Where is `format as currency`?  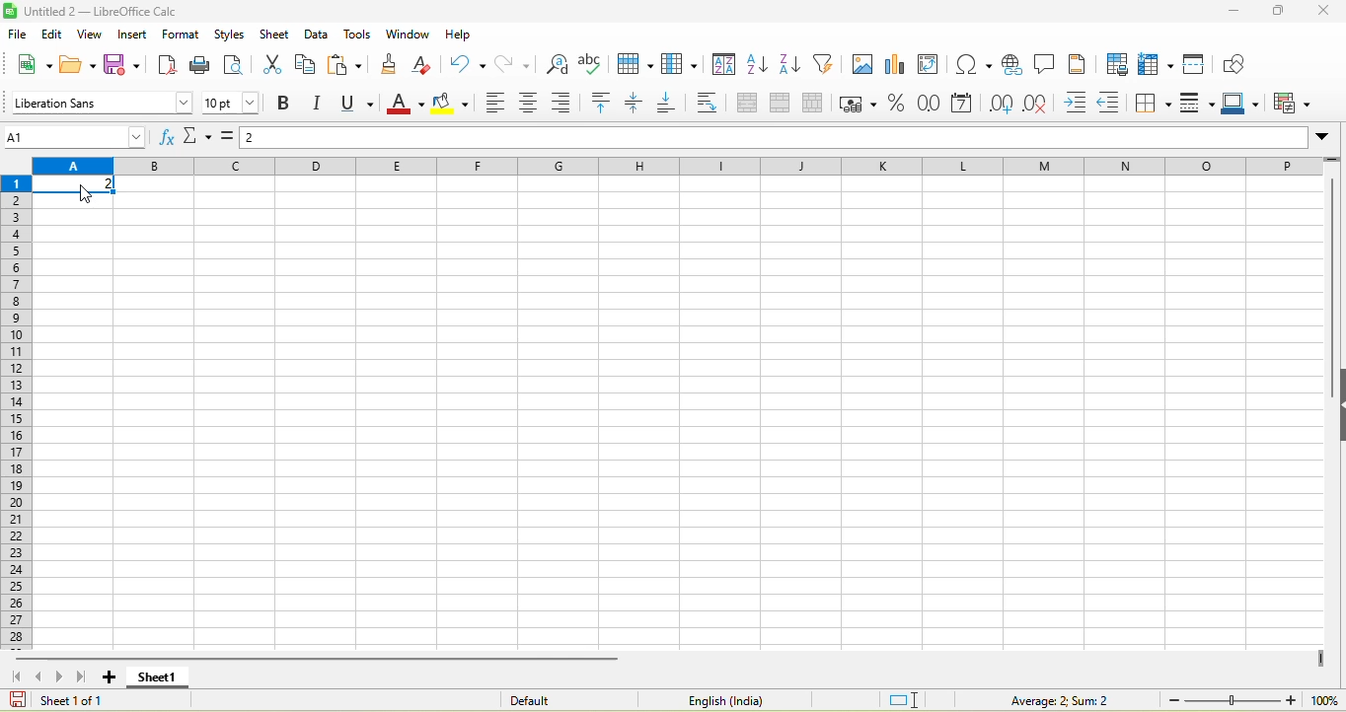 format as currency is located at coordinates (860, 104).